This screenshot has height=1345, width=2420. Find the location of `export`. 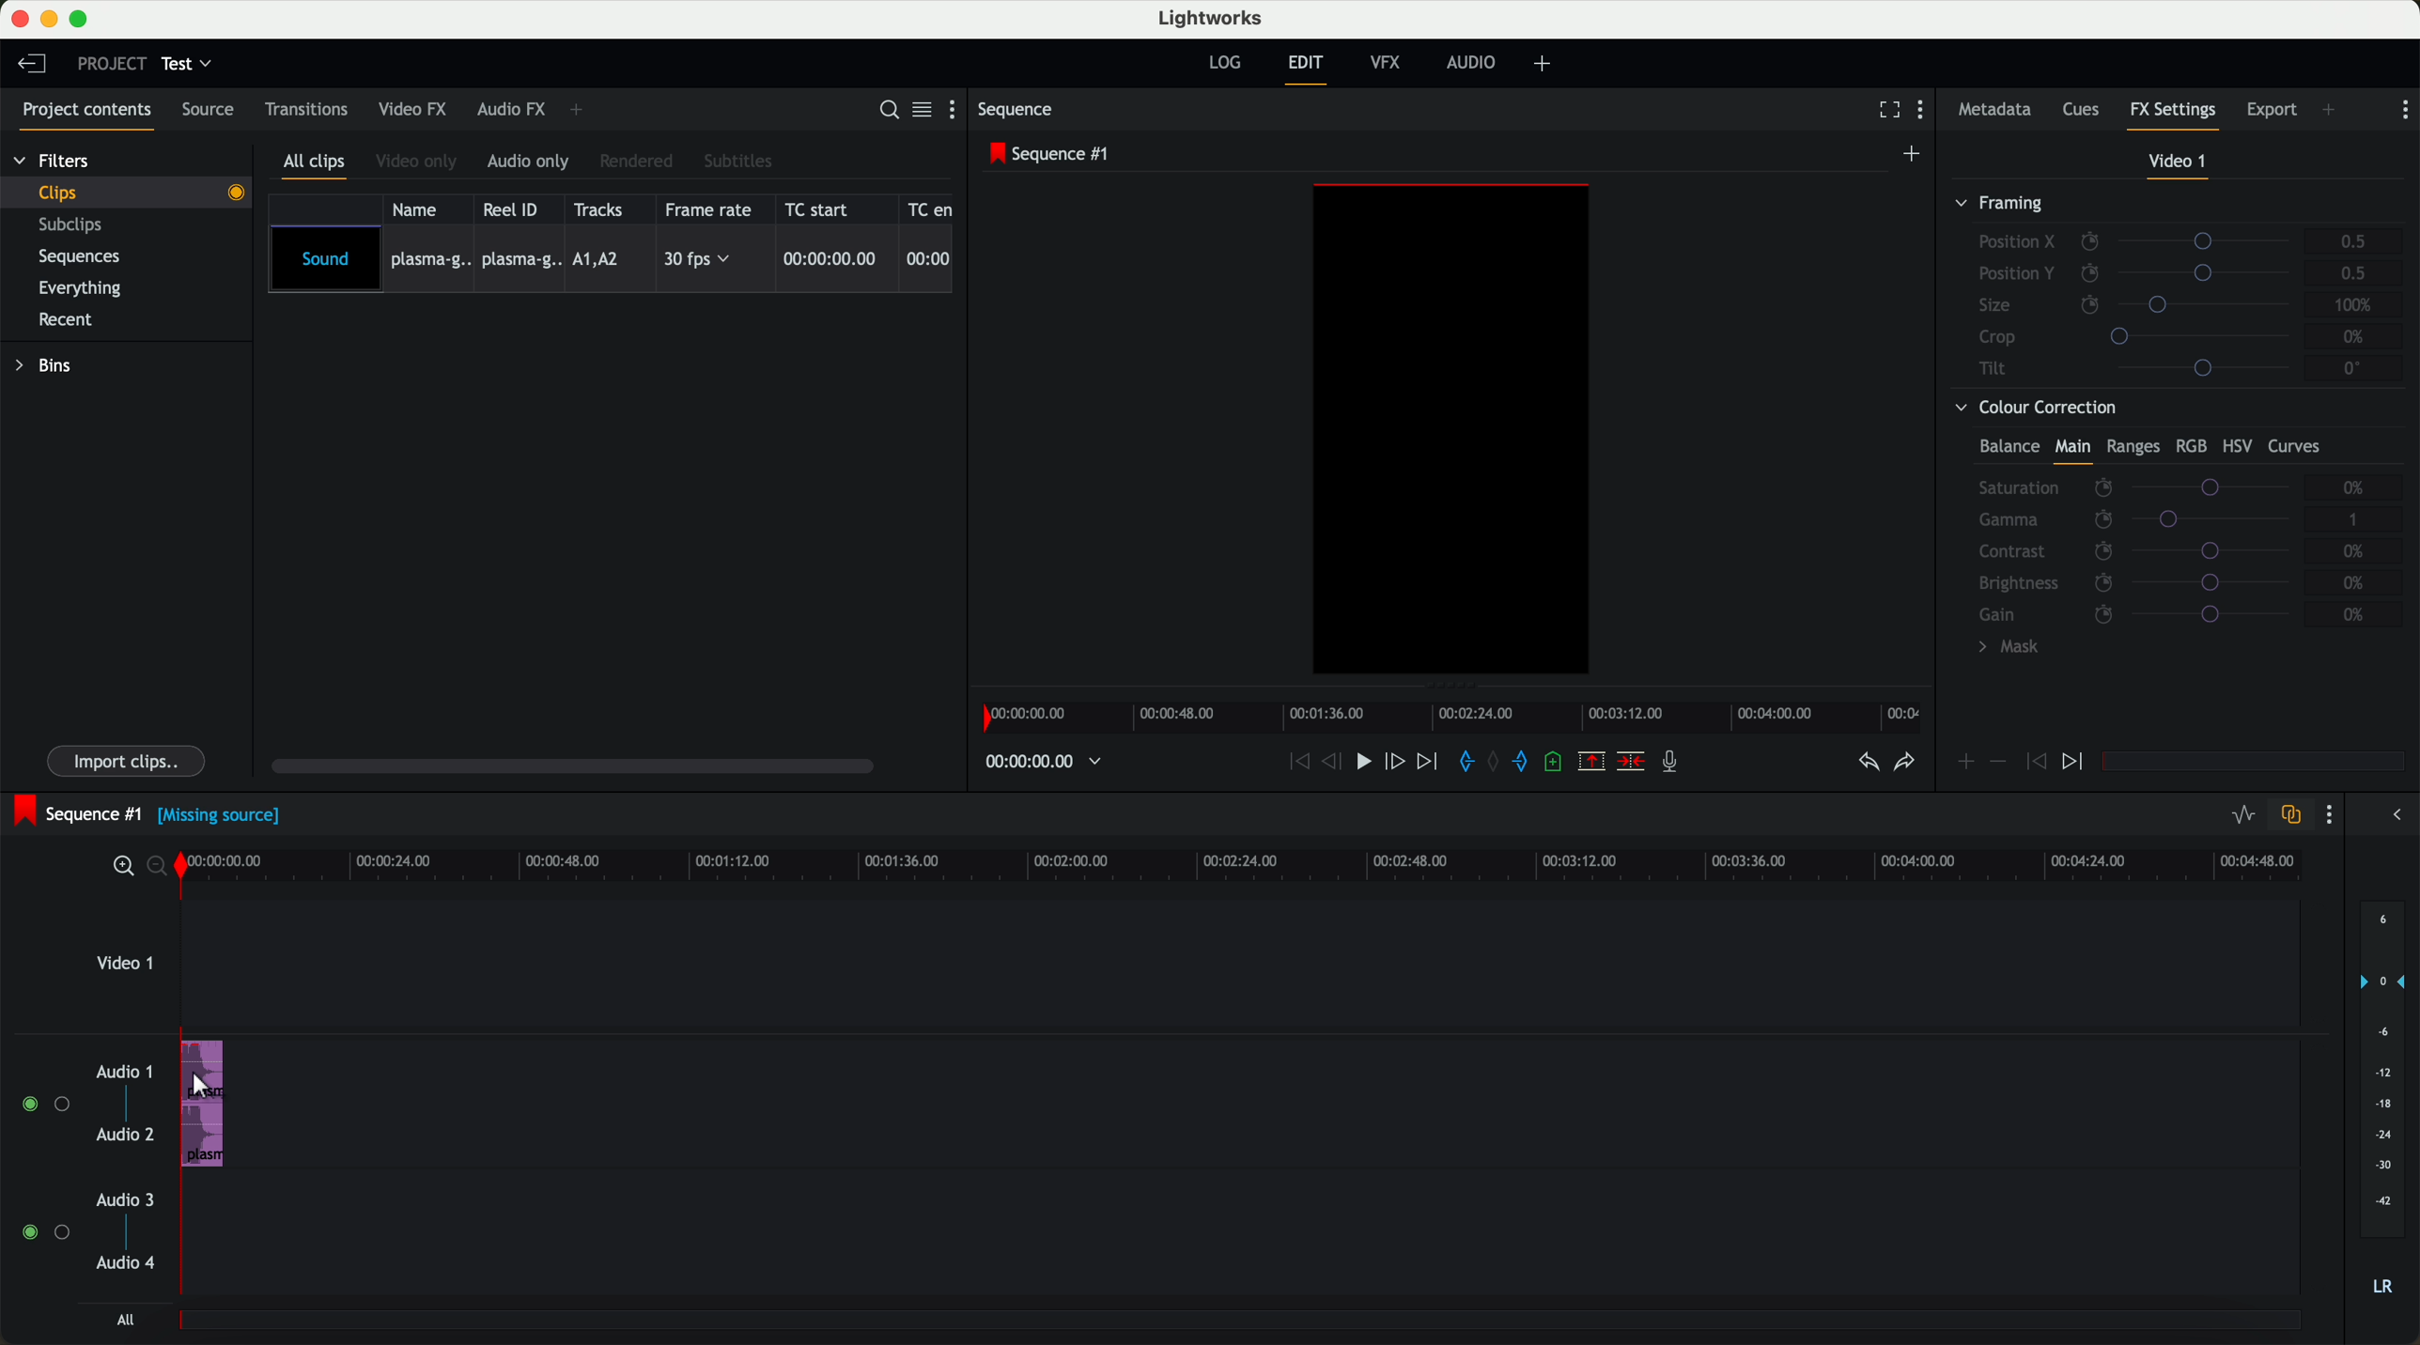

export is located at coordinates (2270, 108).